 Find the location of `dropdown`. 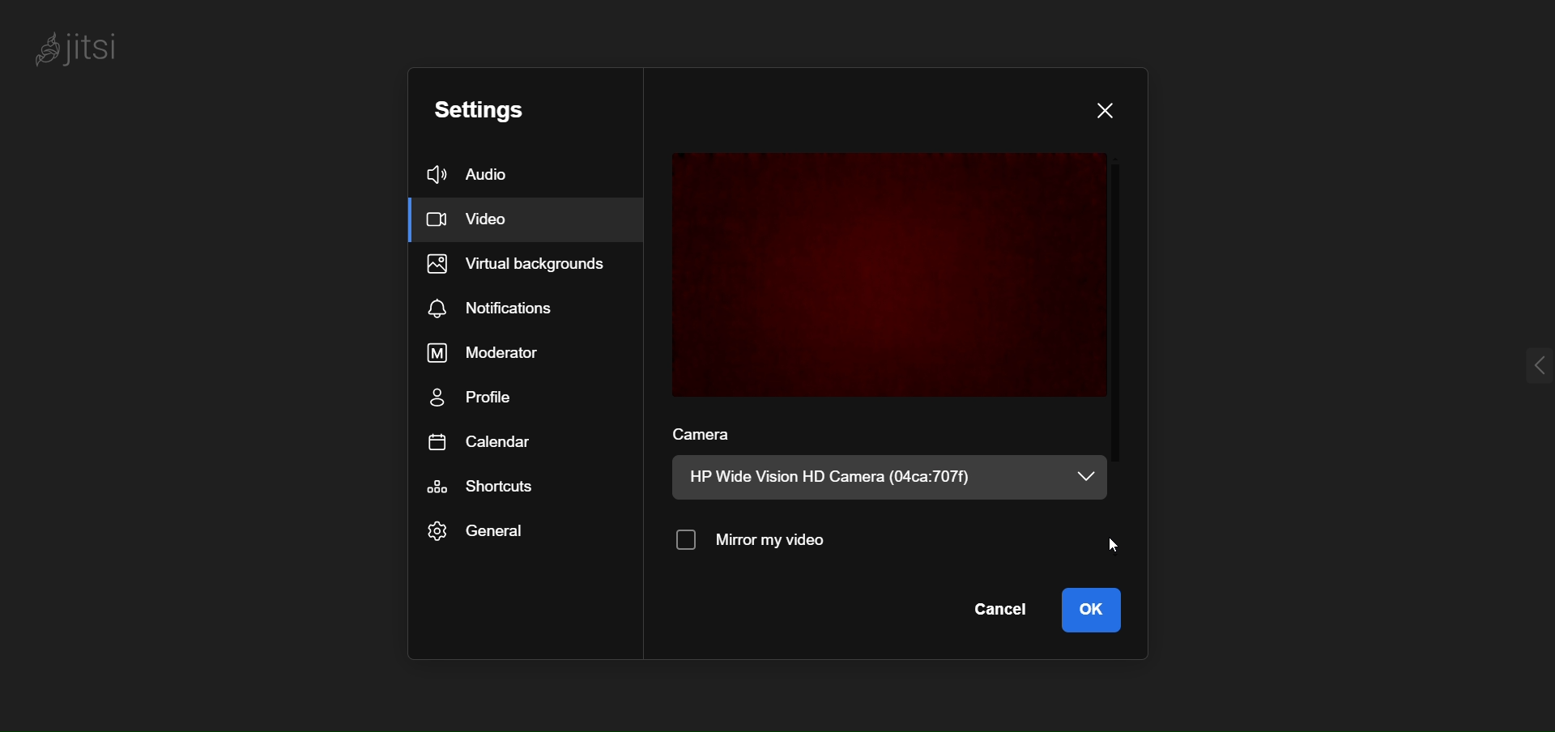

dropdown is located at coordinates (1088, 474).